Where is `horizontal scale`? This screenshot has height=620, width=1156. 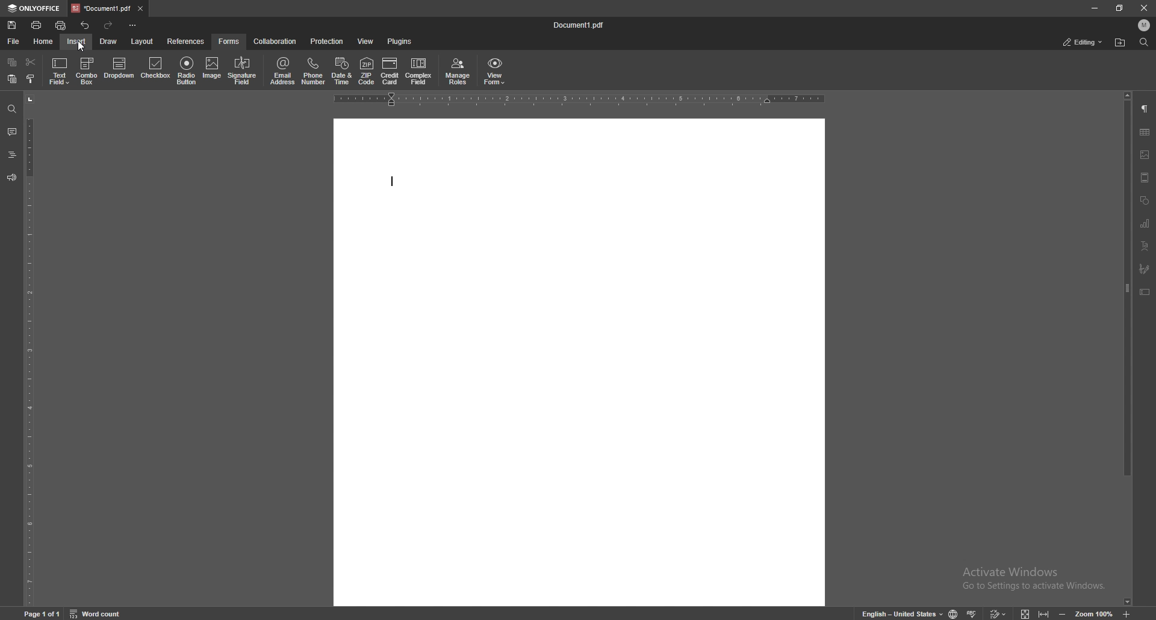 horizontal scale is located at coordinates (577, 100).